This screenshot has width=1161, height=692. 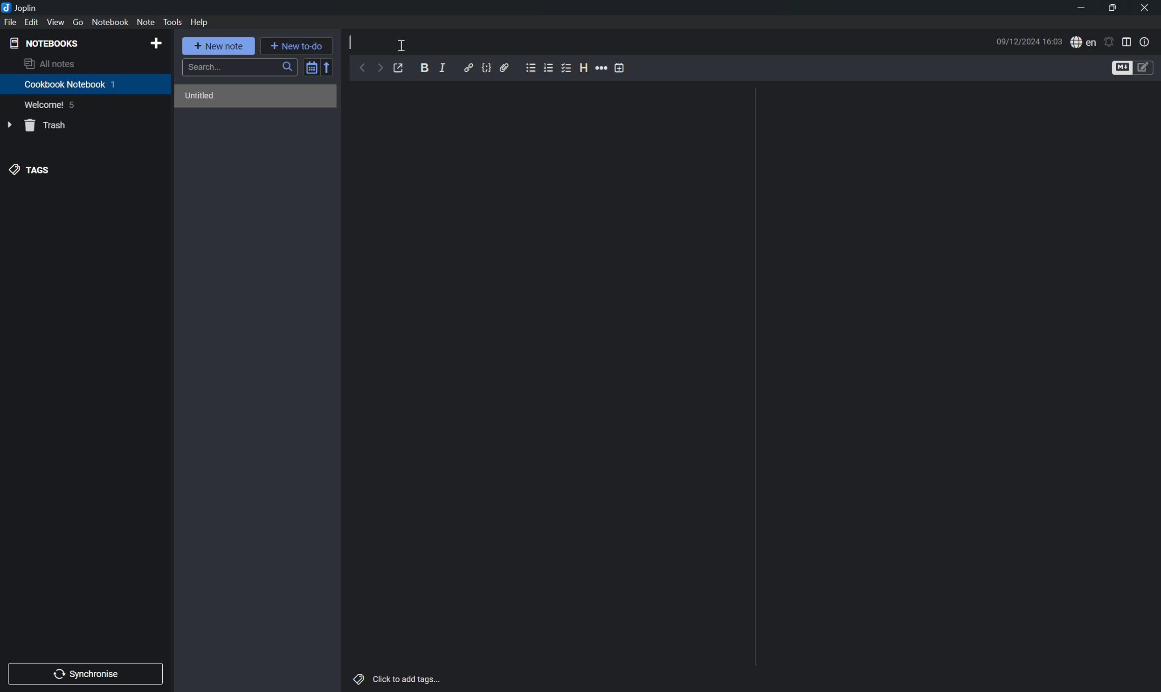 I want to click on Note properties, so click(x=1146, y=42).